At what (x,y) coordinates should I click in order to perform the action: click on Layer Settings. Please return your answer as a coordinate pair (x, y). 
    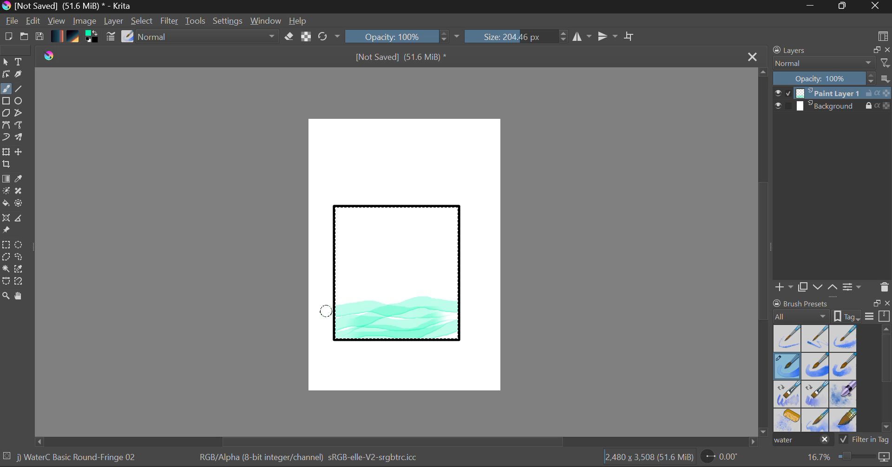
    Looking at the image, I should click on (853, 286).